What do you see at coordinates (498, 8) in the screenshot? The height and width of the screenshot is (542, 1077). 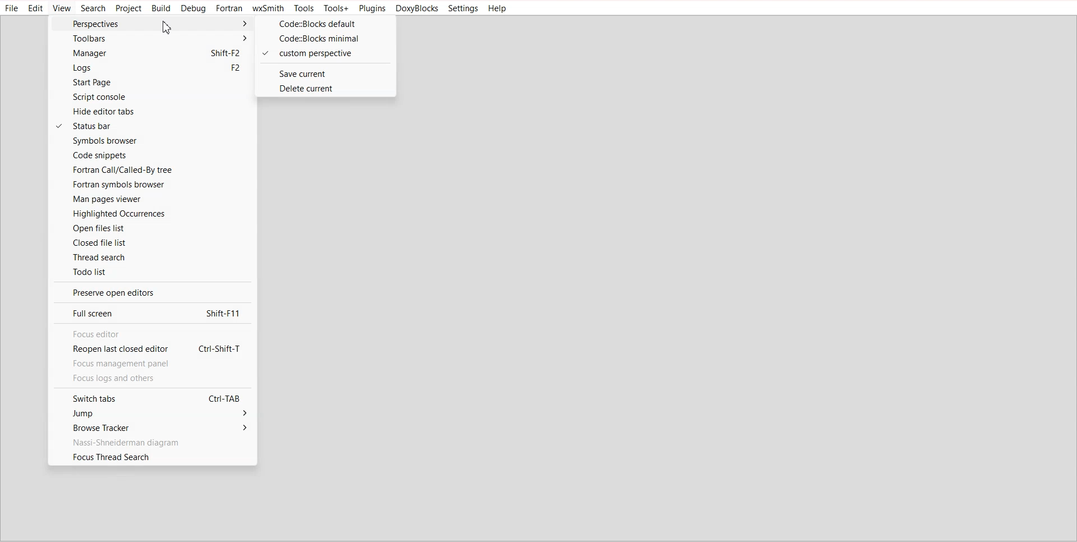 I see `Help` at bounding box center [498, 8].